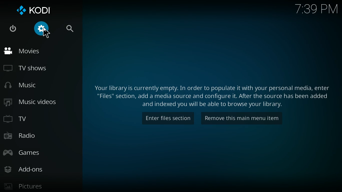 Image resolution: width=342 pixels, height=192 pixels. Describe the element at coordinates (246, 118) in the screenshot. I see `remove this main menu item` at that location.